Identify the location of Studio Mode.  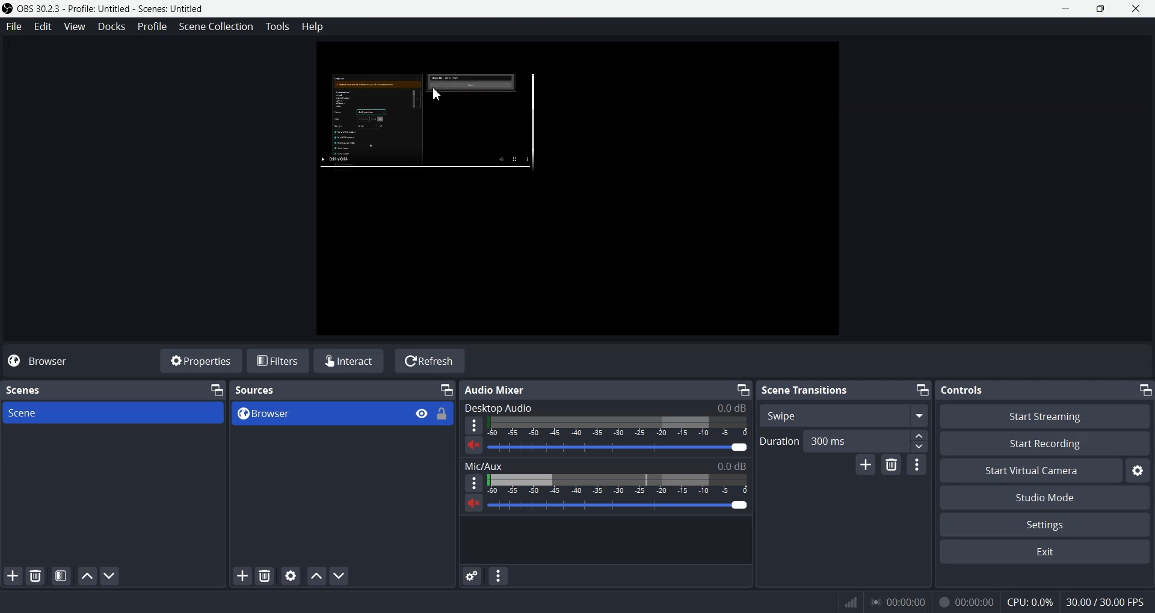
(1044, 497).